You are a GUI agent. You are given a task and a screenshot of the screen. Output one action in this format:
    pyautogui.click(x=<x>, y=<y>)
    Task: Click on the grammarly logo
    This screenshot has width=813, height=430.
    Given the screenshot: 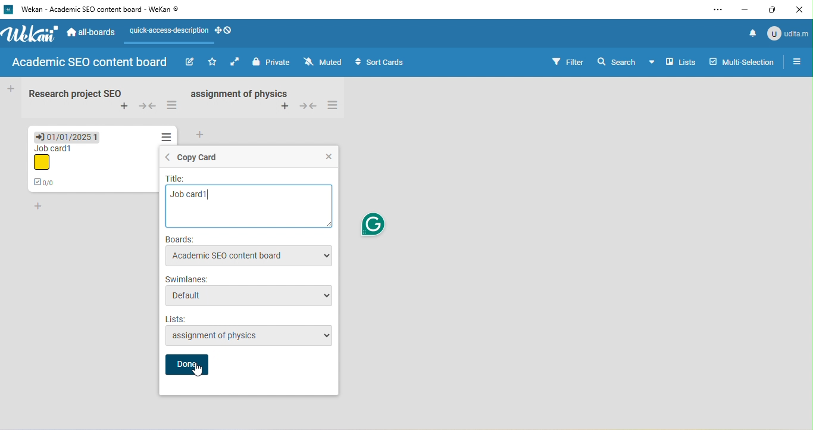 What is the action you would take?
    pyautogui.click(x=373, y=225)
    